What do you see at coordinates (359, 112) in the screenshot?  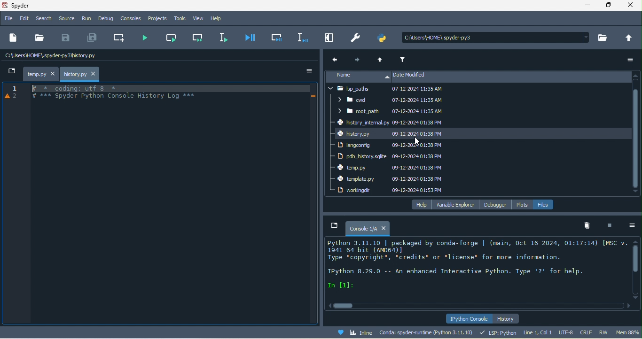 I see `root path` at bounding box center [359, 112].